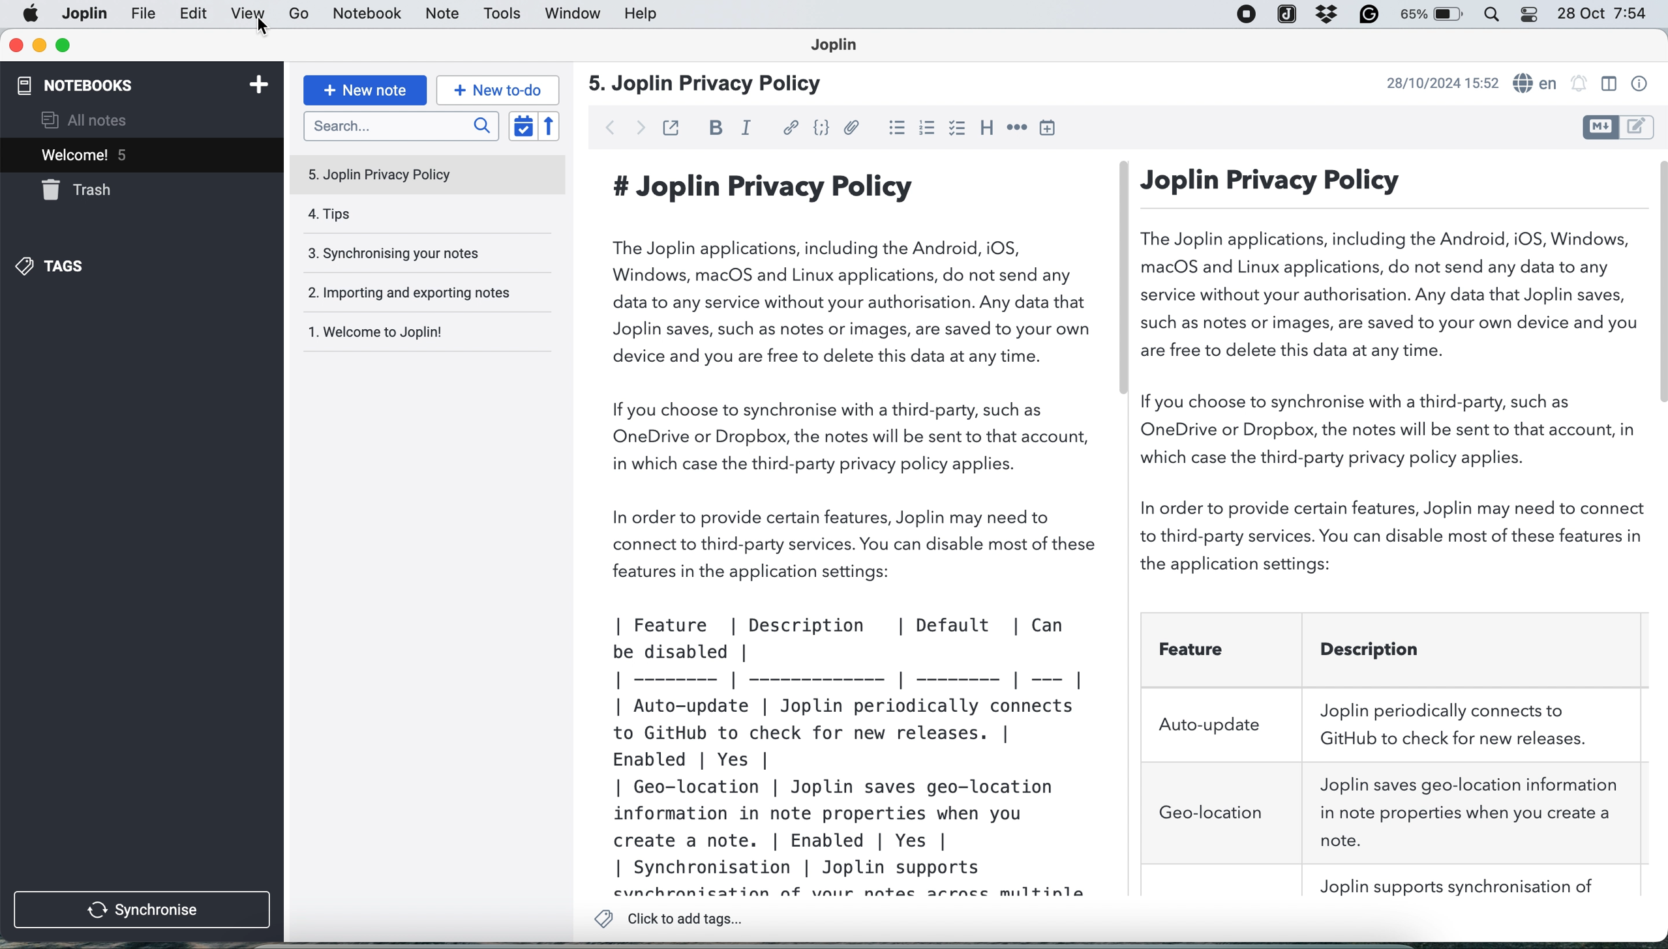 The width and height of the screenshot is (1668, 949). Describe the element at coordinates (1123, 278) in the screenshot. I see `vertical scroll bar` at that location.